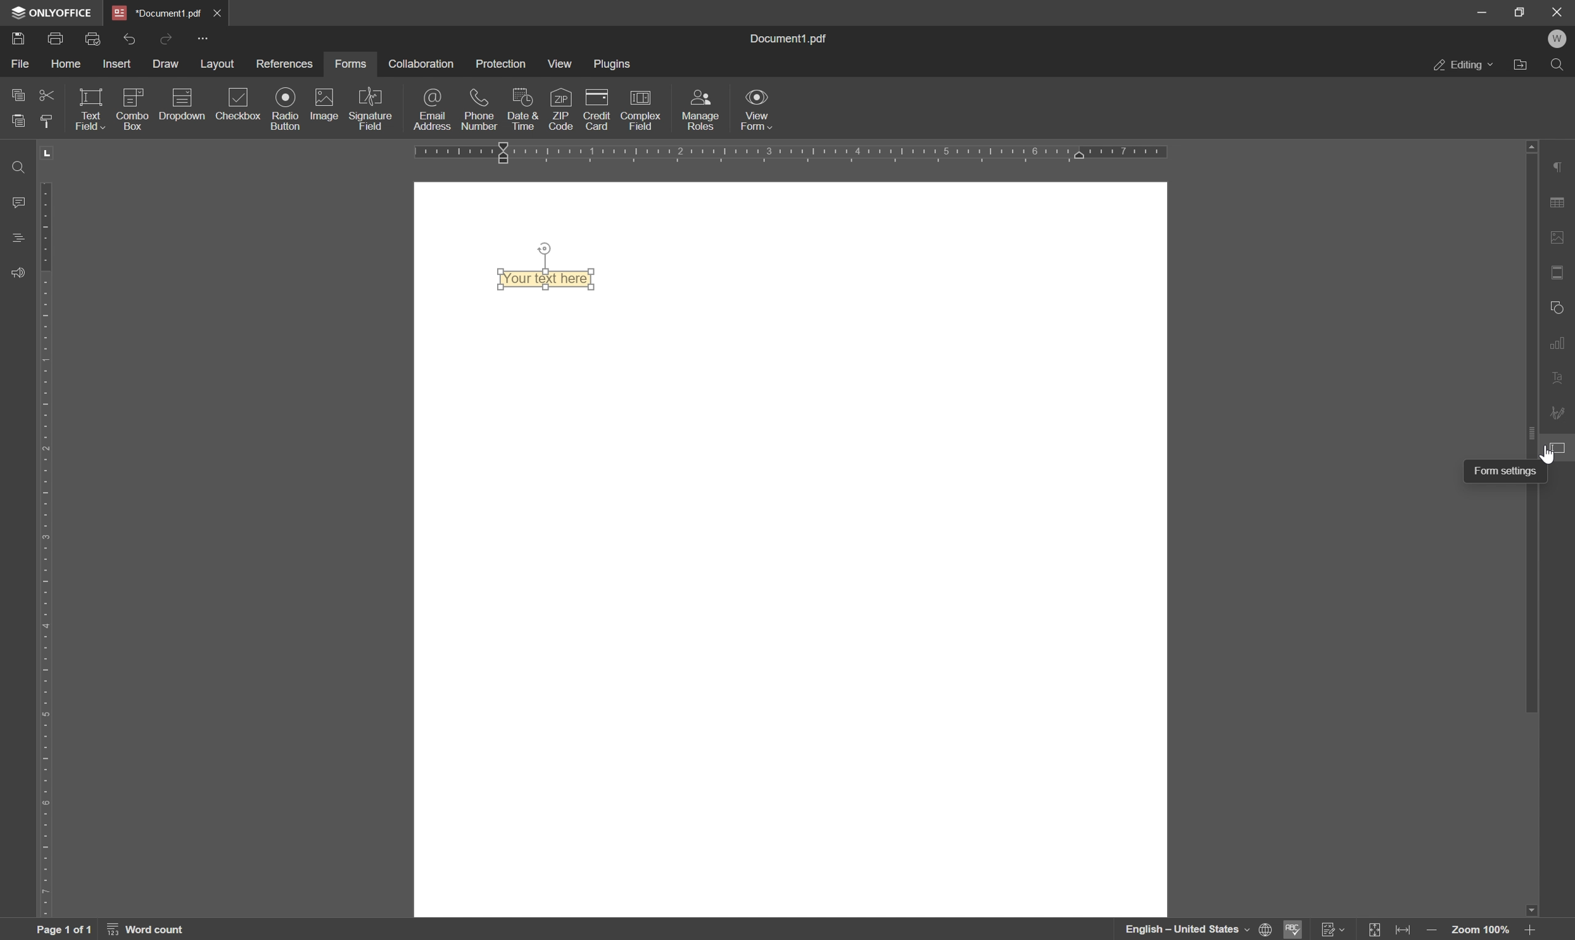  What do you see at coordinates (790, 153) in the screenshot?
I see `ruler` at bounding box center [790, 153].